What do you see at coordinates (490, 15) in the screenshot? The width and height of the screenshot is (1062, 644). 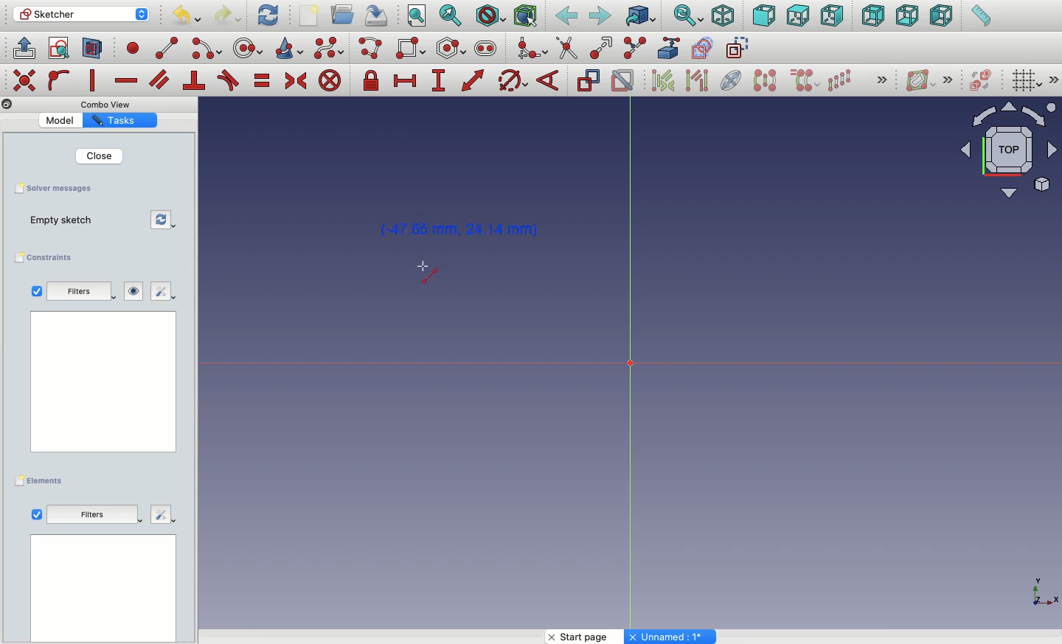 I see `Draw style` at bounding box center [490, 15].